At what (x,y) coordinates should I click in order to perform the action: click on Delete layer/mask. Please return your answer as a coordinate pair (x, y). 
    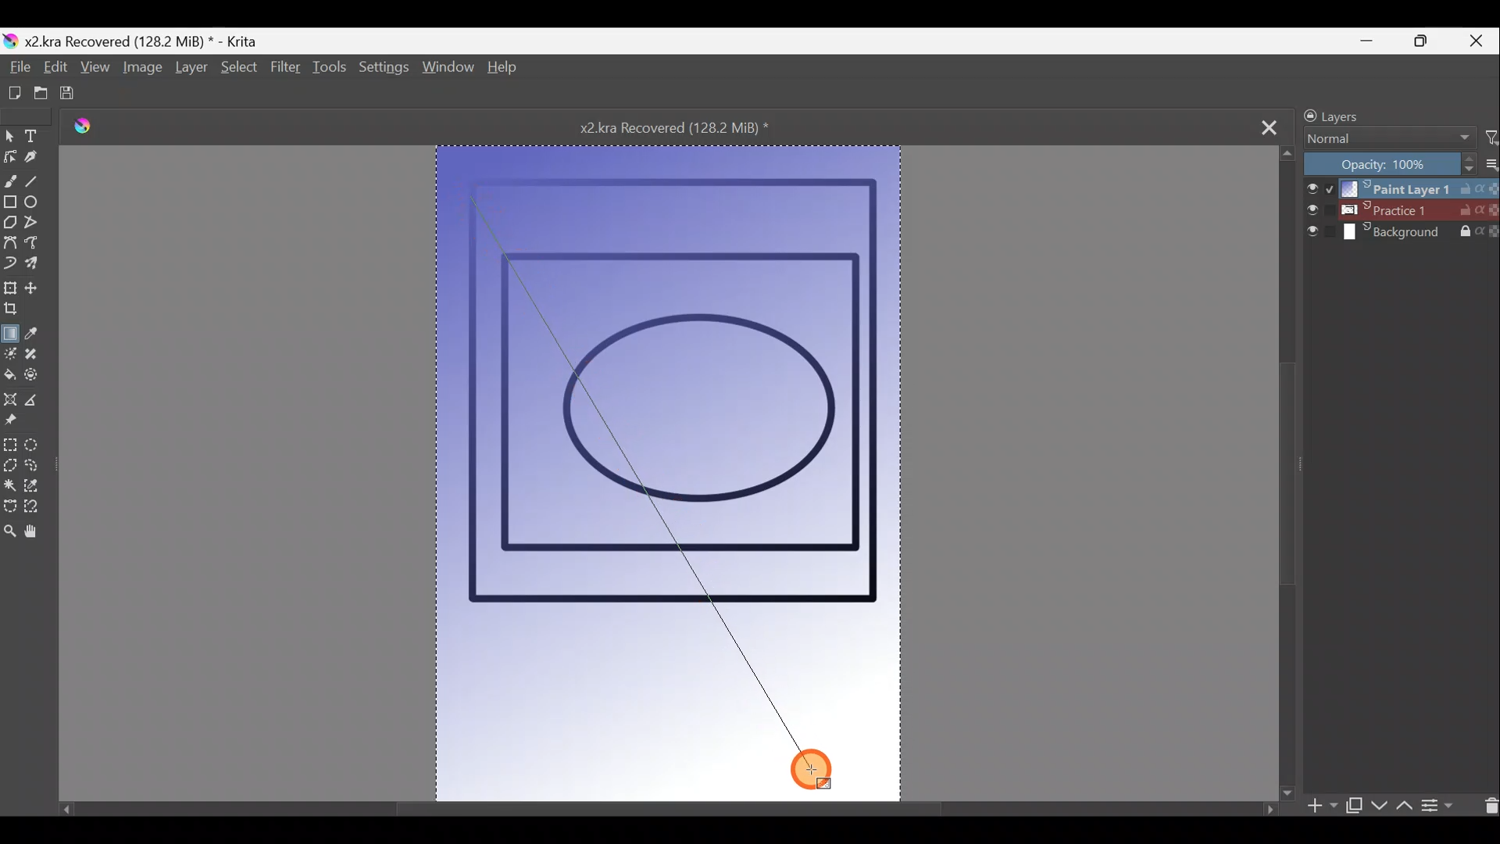
    Looking at the image, I should click on (1487, 804).